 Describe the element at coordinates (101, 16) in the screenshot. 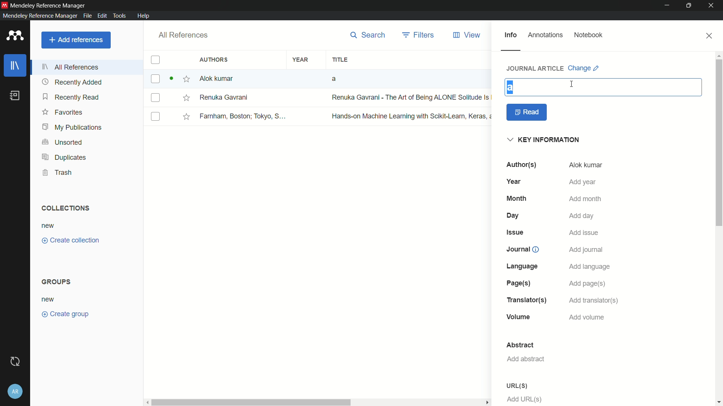

I see `edit menu` at that location.